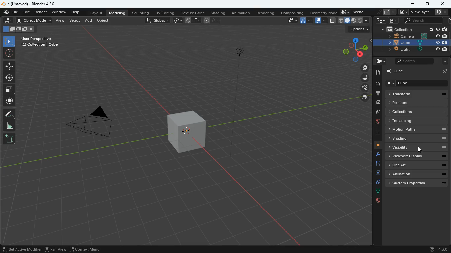 The height and width of the screenshot is (253, 451). What do you see at coordinates (37, 3) in the screenshot?
I see `blender` at bounding box center [37, 3].